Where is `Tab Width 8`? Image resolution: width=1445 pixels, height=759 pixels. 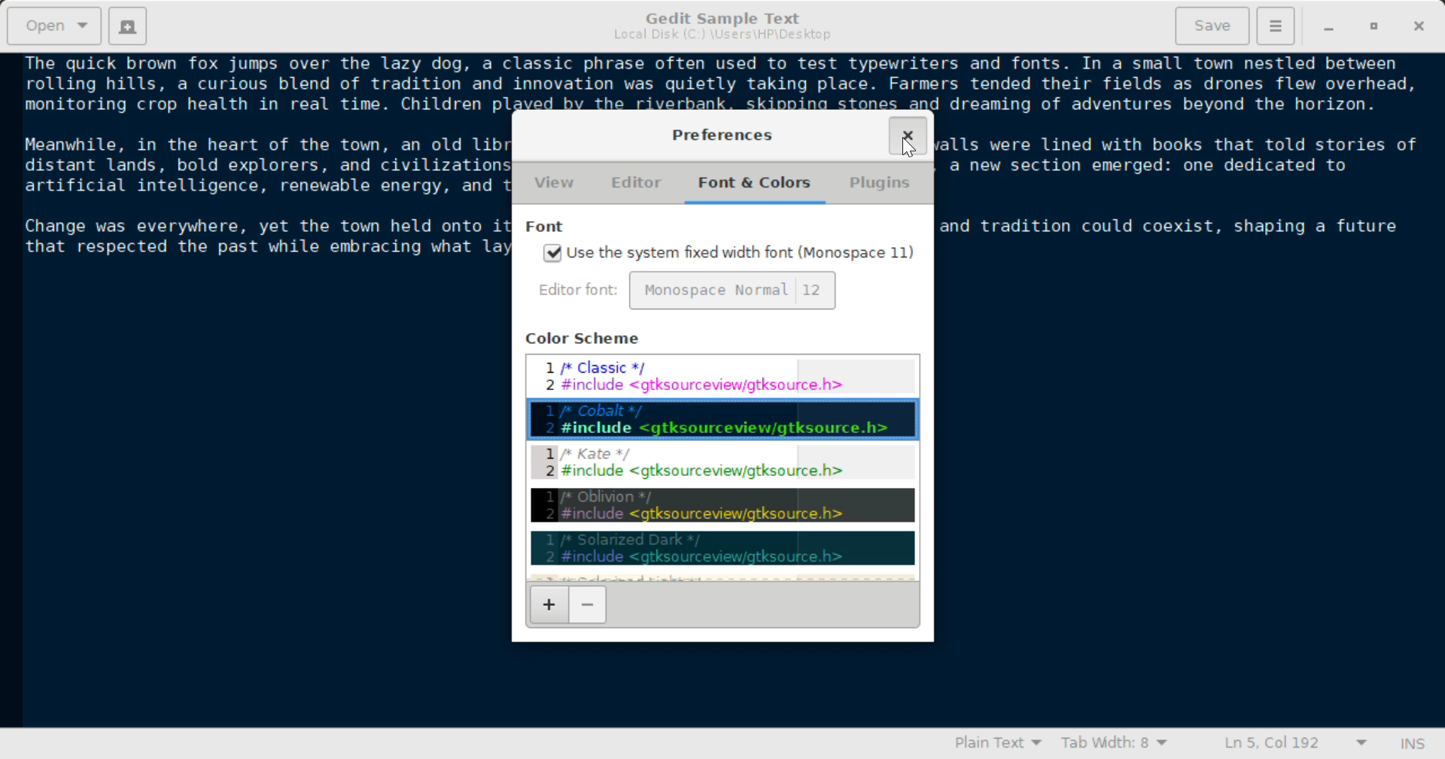 Tab Width 8 is located at coordinates (1112, 745).